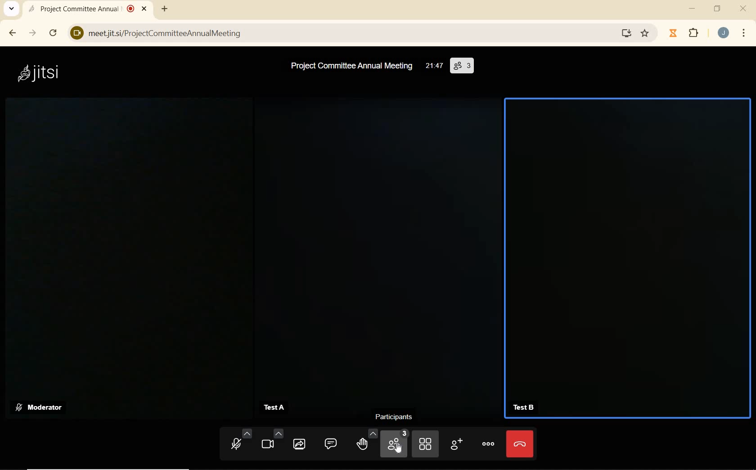  Describe the element at coordinates (396, 416) in the screenshot. I see `PARTICIPANTS` at that location.